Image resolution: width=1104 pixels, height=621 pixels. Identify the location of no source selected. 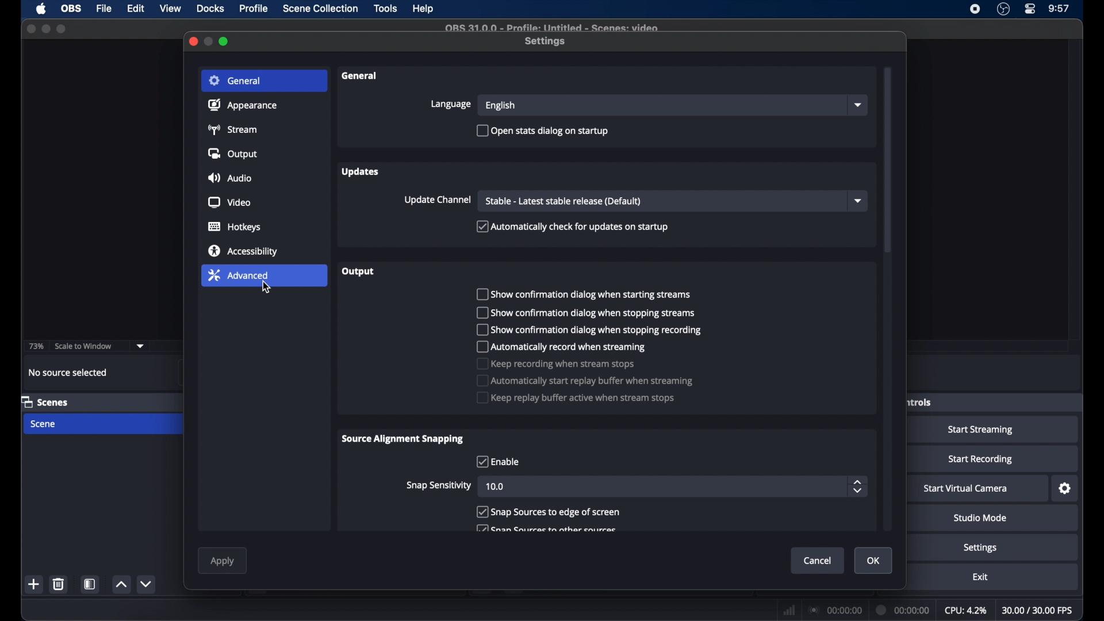
(68, 373).